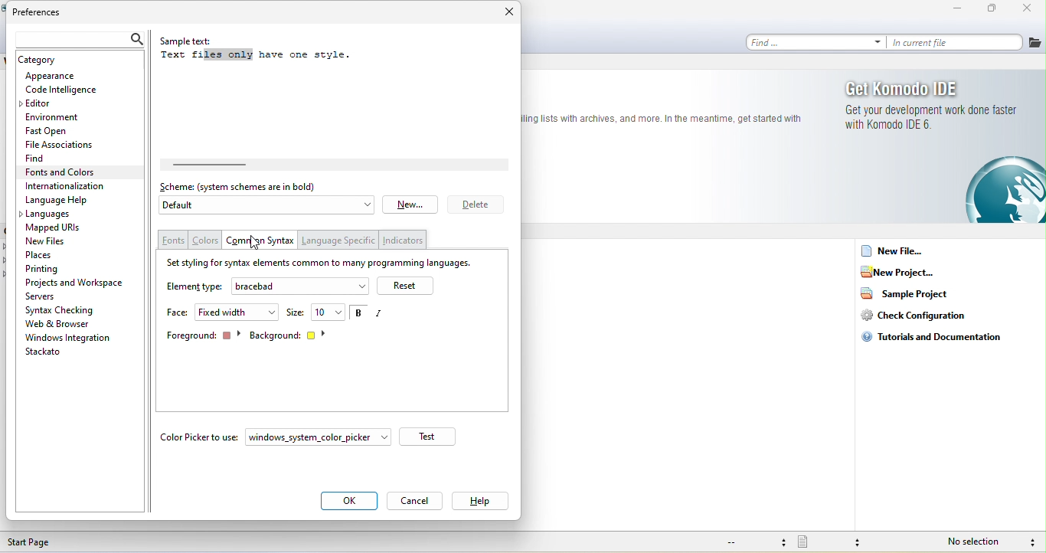 The image size is (1046, 553). Describe the element at coordinates (358, 314) in the screenshot. I see `bold` at that location.